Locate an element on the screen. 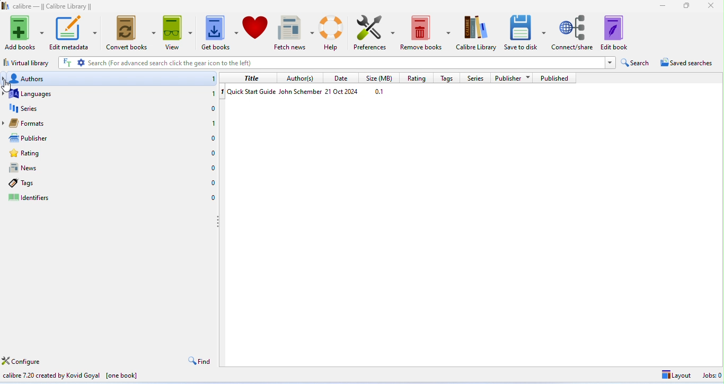 The width and height of the screenshot is (724, 384). jobs is located at coordinates (712, 376).